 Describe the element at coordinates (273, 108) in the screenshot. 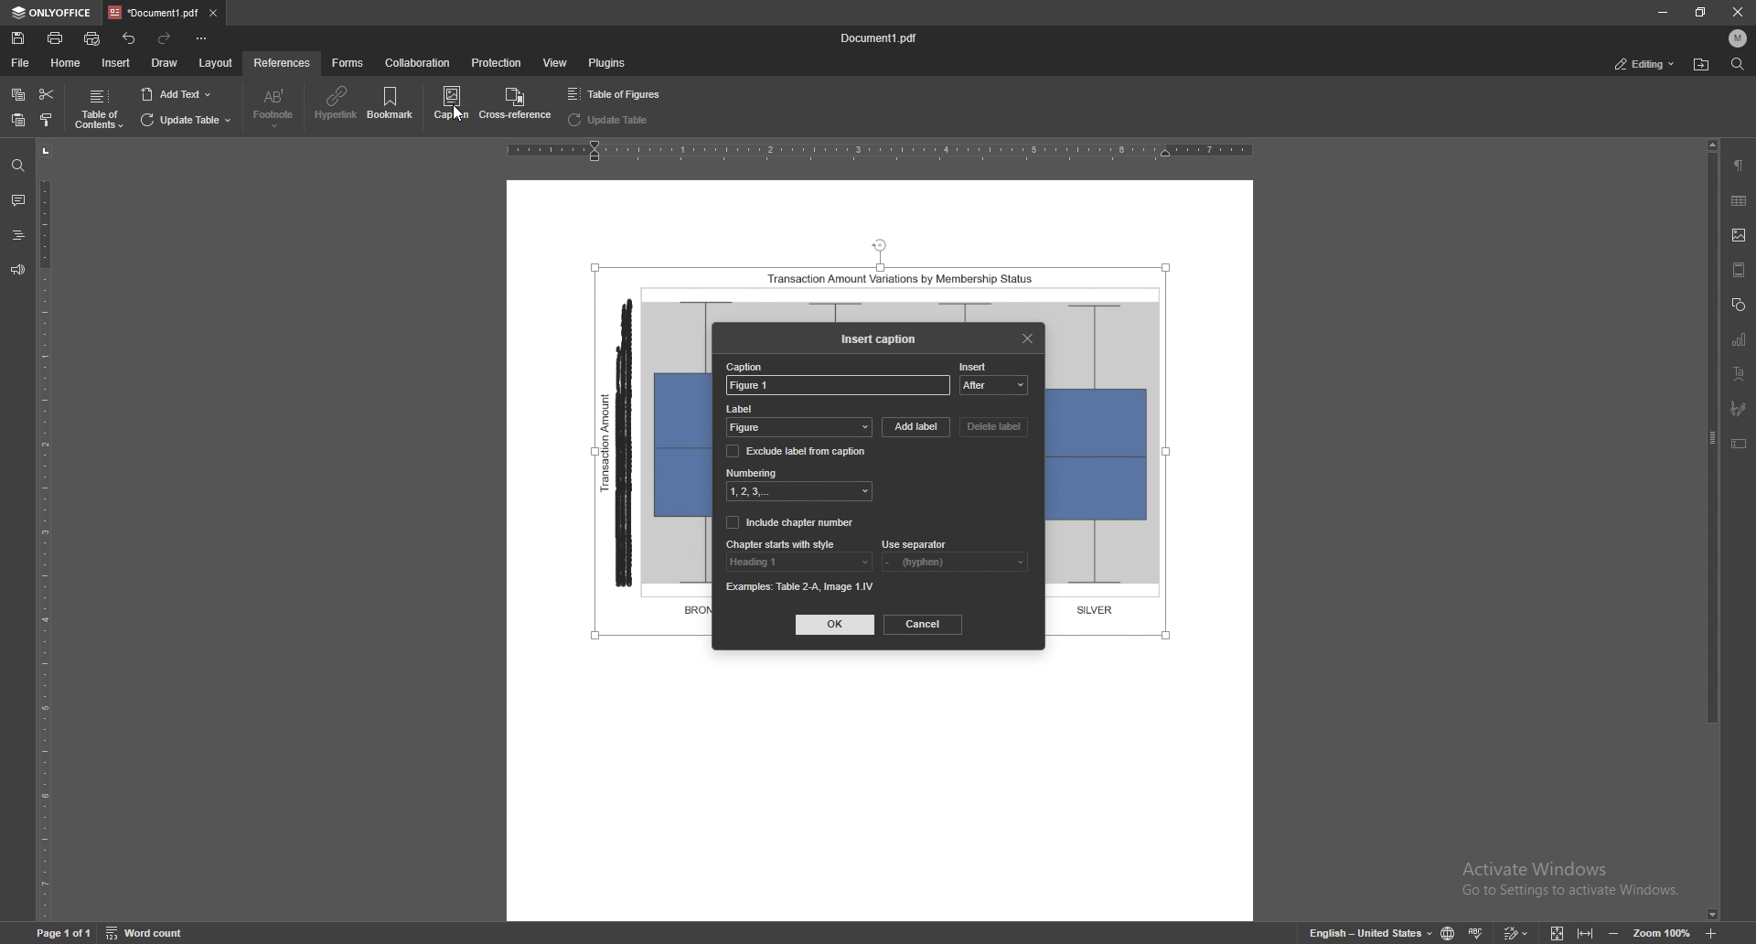

I see `footnote` at that location.